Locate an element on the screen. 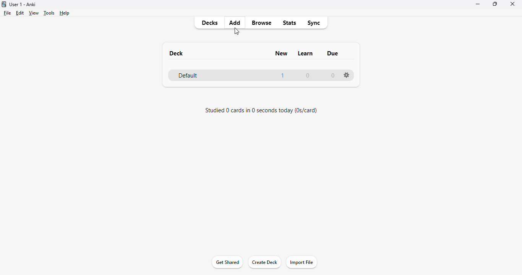 This screenshot has height=275, width=522. maximize is located at coordinates (495, 4).